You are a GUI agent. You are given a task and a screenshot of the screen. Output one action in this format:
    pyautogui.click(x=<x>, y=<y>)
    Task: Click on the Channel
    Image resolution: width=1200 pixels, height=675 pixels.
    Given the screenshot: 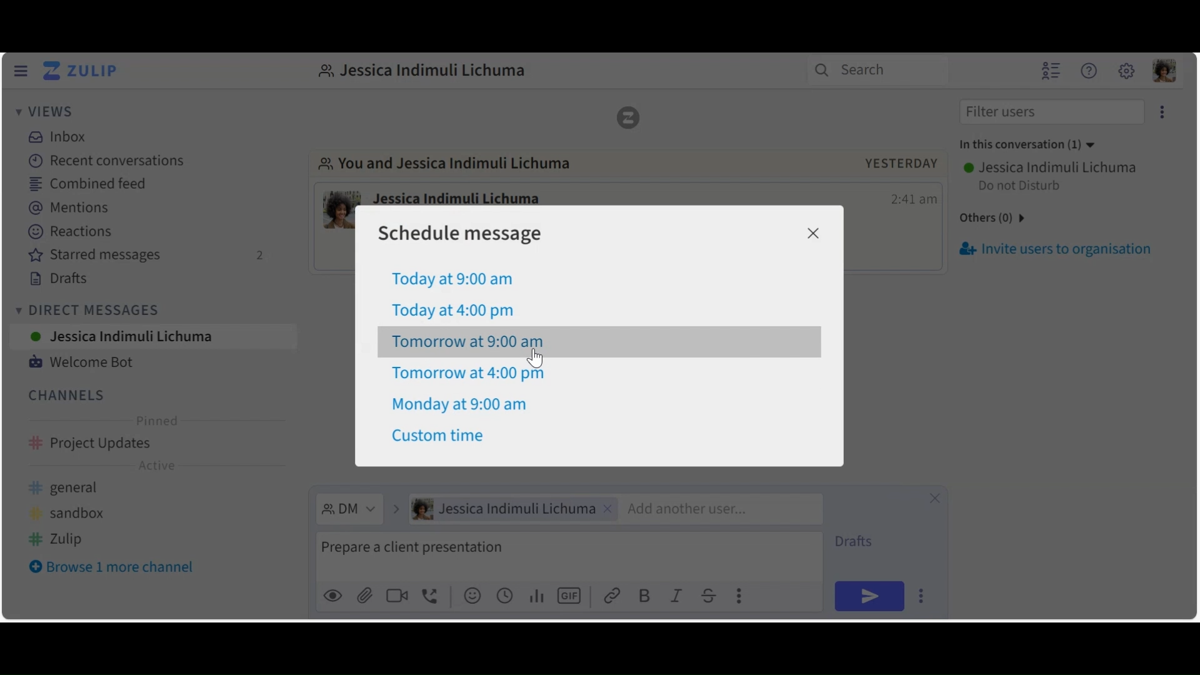 What is the action you would take?
    pyautogui.click(x=68, y=395)
    